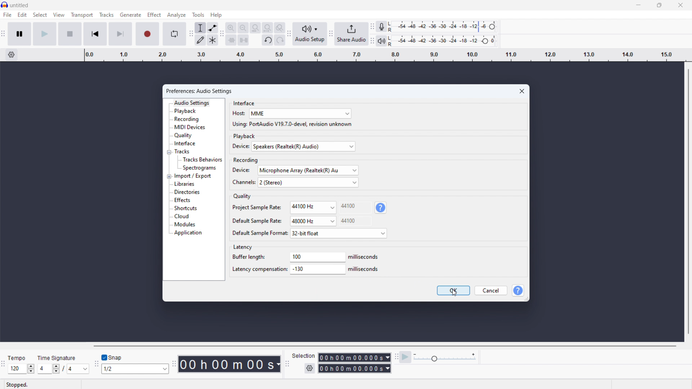 This screenshot has width=692, height=389. I want to click on set tempo, so click(21, 369).